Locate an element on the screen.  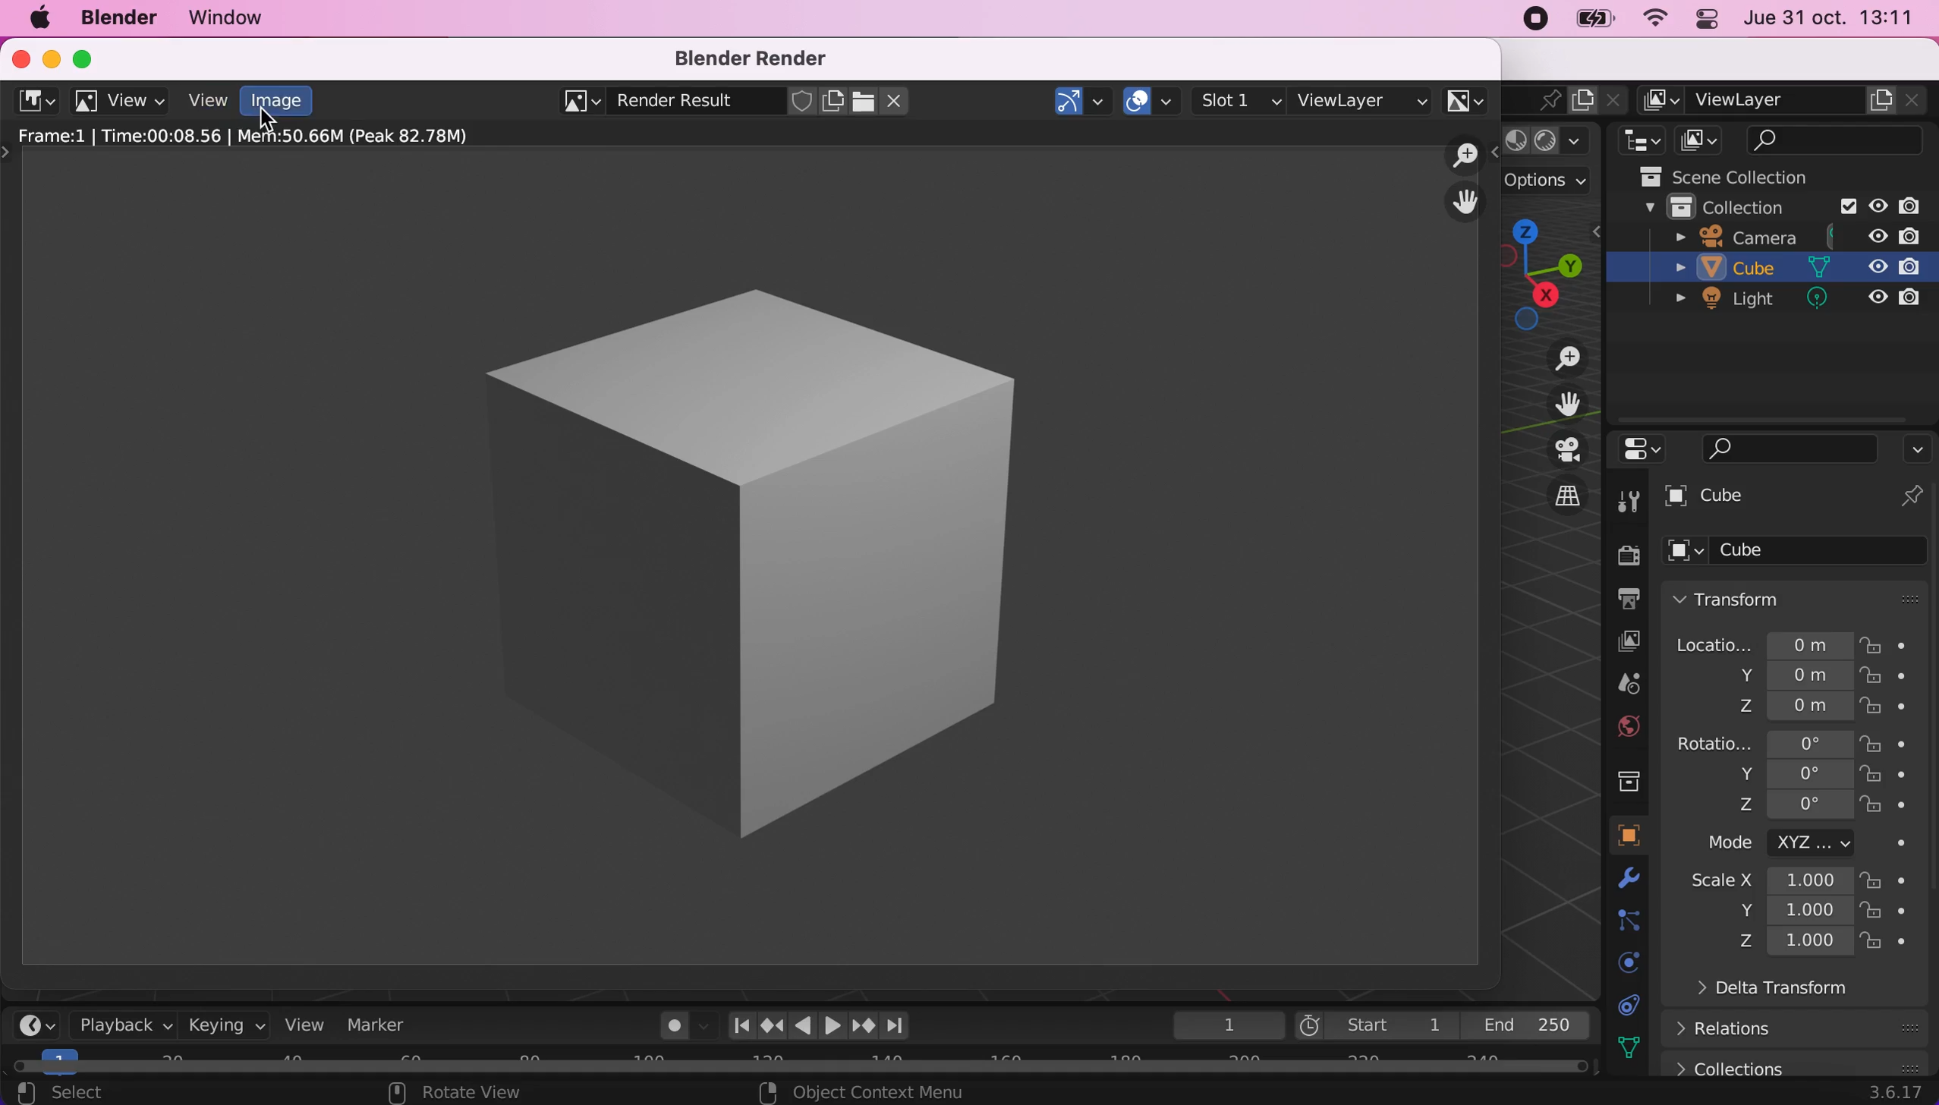
unlink data block is located at coordinates (899, 101).